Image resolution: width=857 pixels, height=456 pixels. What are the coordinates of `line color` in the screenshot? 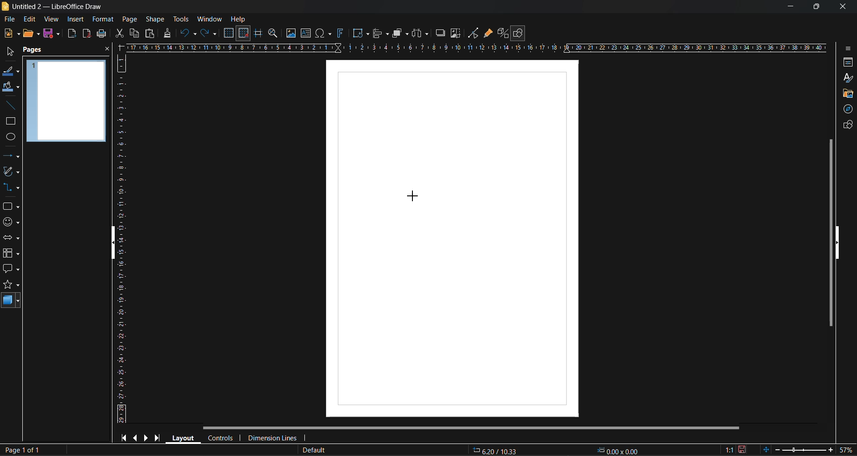 It's located at (10, 72).